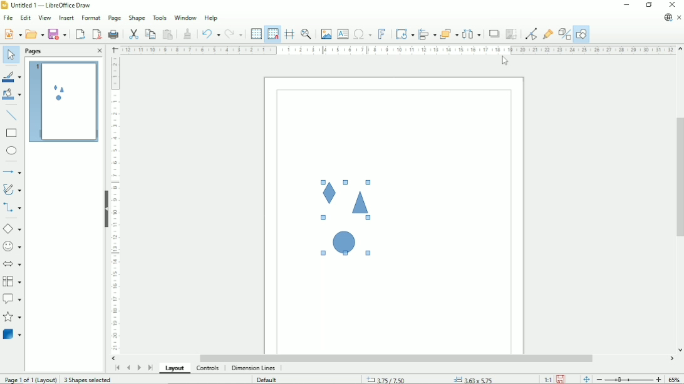  I want to click on Print, so click(114, 33).